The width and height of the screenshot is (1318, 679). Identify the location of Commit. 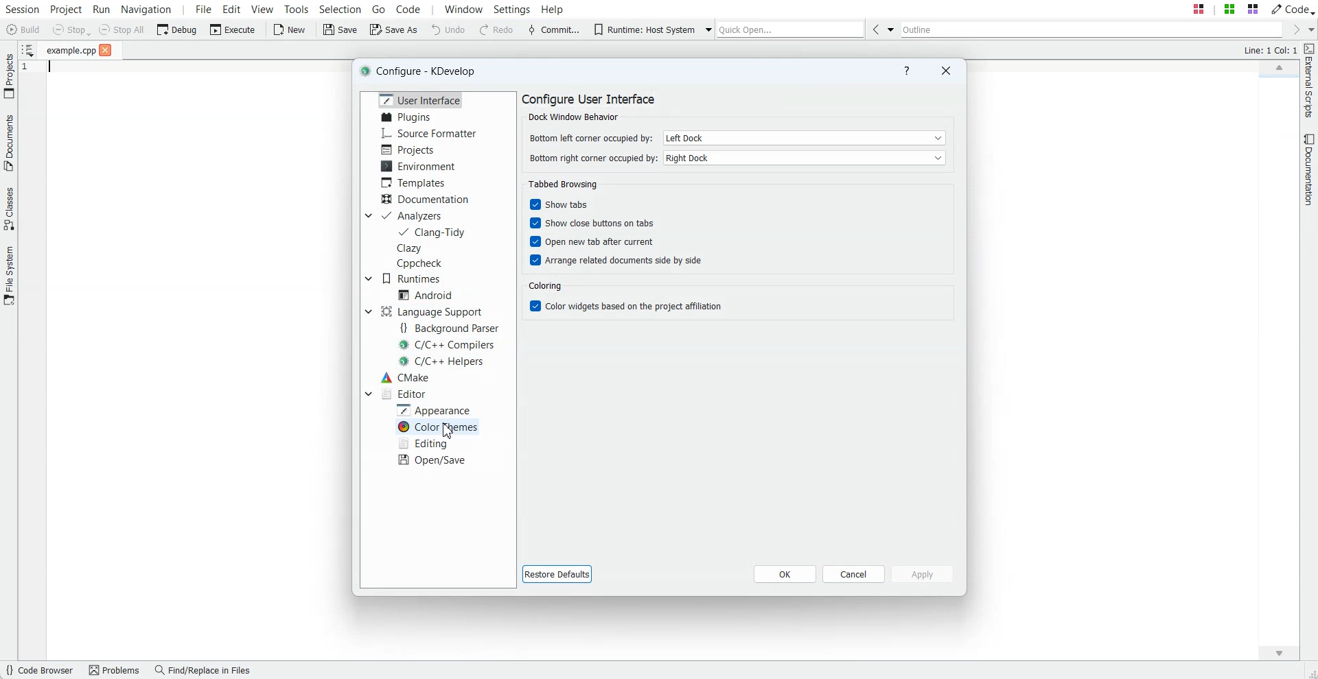
(553, 31).